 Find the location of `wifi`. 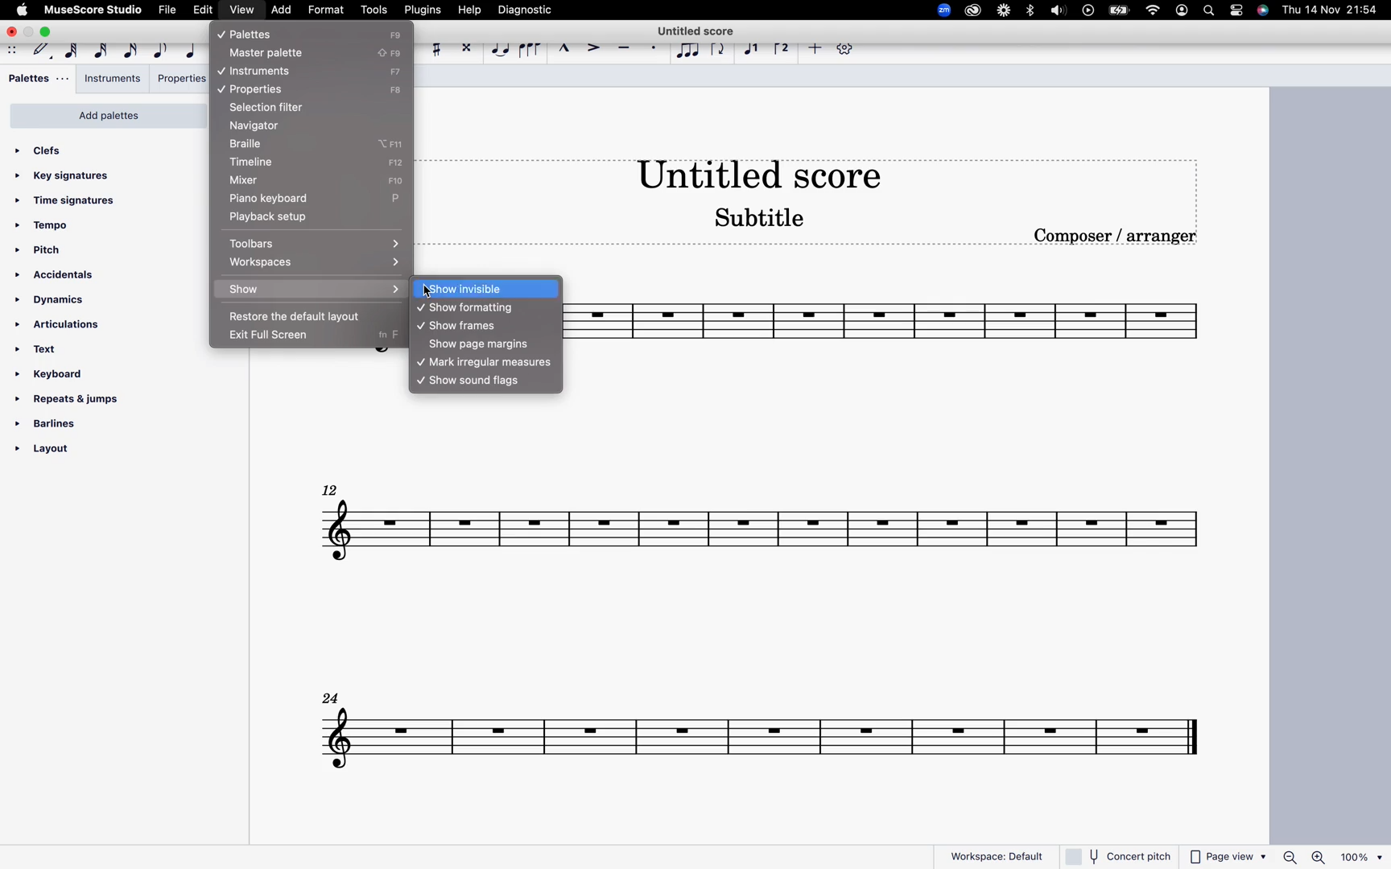

wifi is located at coordinates (1153, 10).